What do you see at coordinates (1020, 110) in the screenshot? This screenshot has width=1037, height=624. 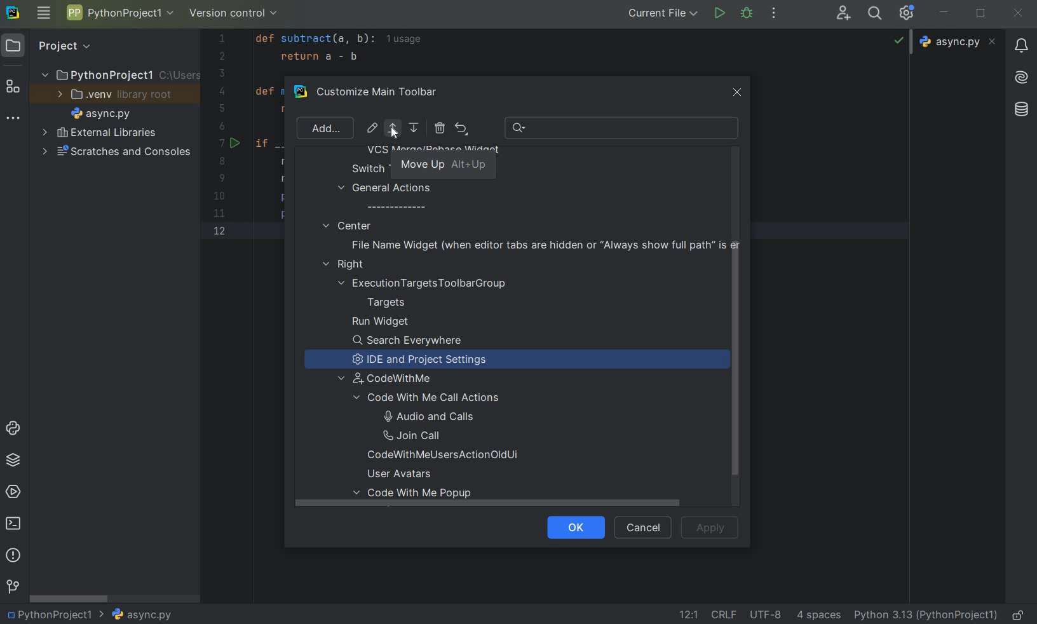 I see `` at bounding box center [1020, 110].